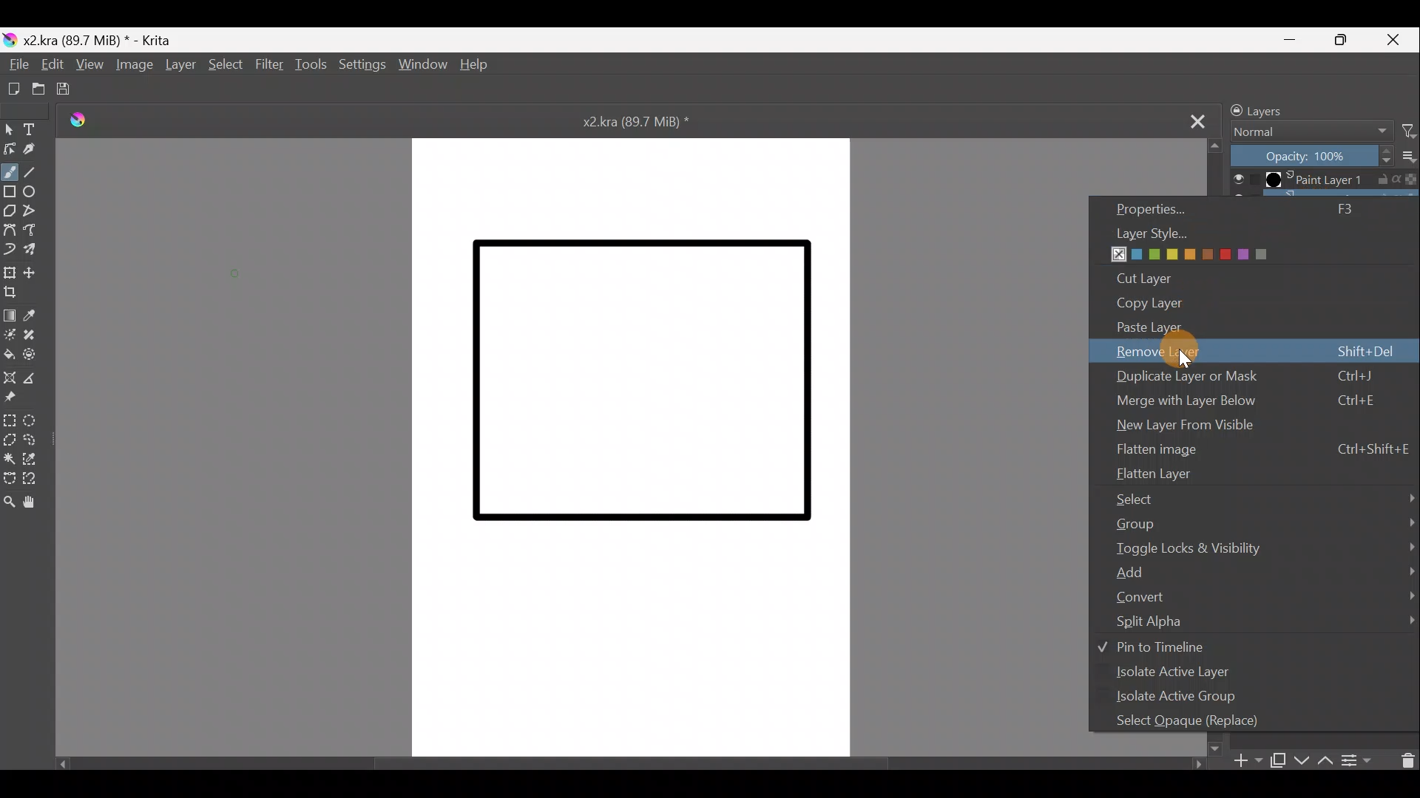 Image resolution: width=1420 pixels, height=798 pixels. What do you see at coordinates (37, 89) in the screenshot?
I see `Open an existing document` at bounding box center [37, 89].